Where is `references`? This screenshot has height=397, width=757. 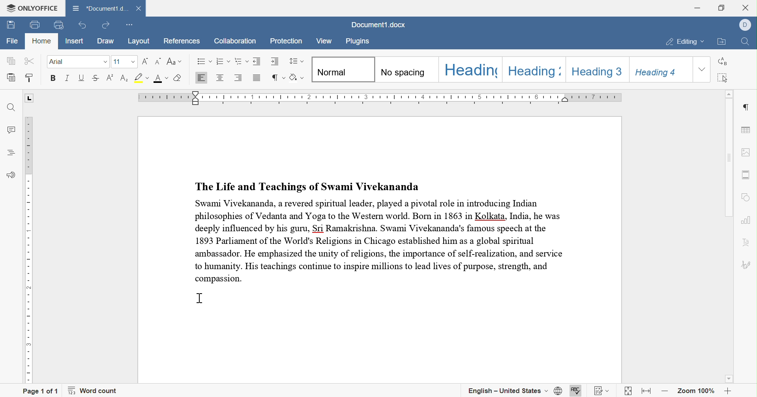 references is located at coordinates (181, 41).